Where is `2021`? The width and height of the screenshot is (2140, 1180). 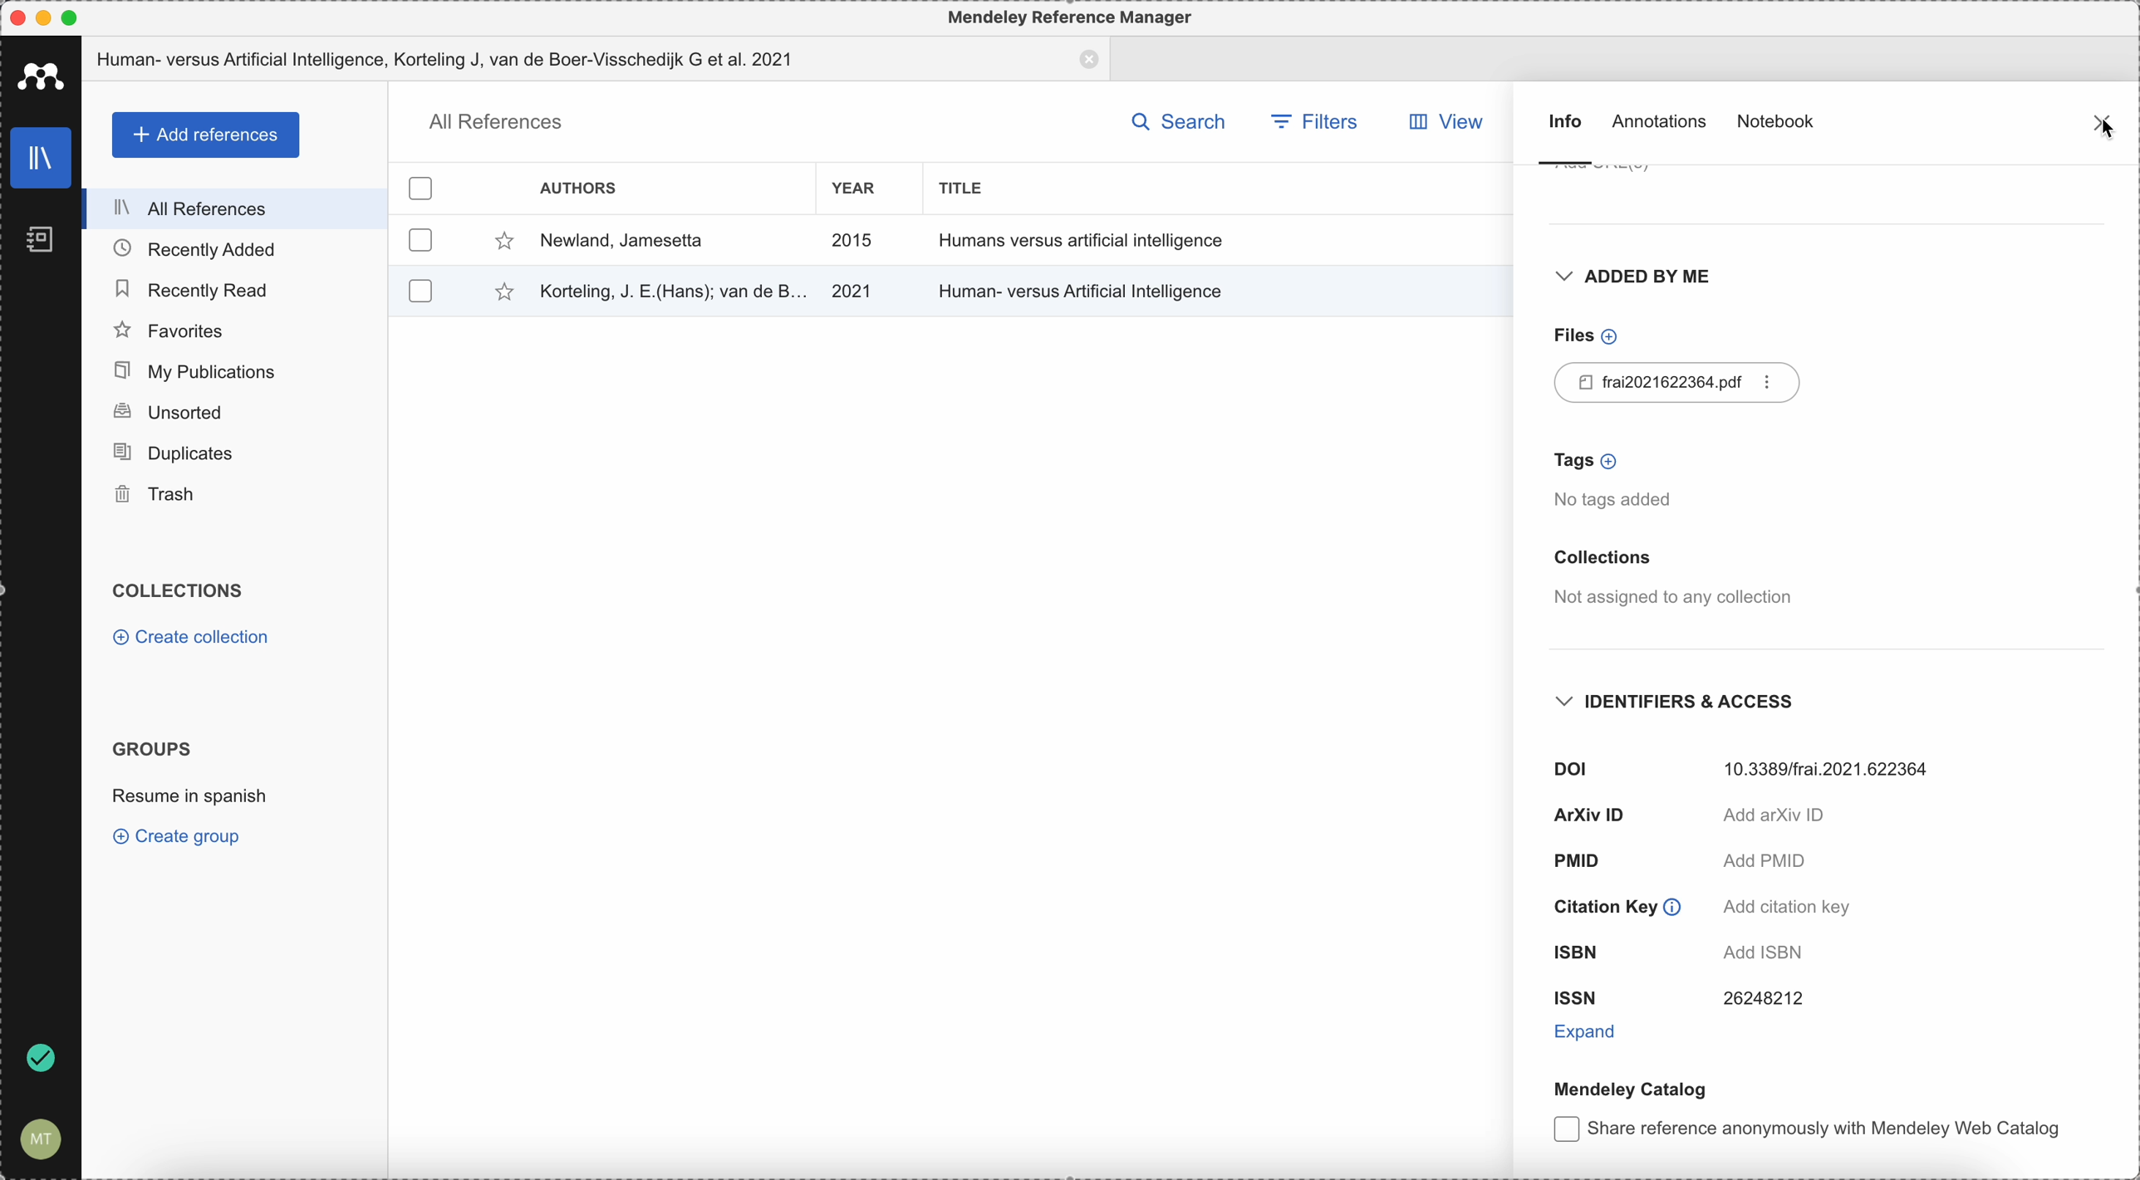
2021 is located at coordinates (852, 291).